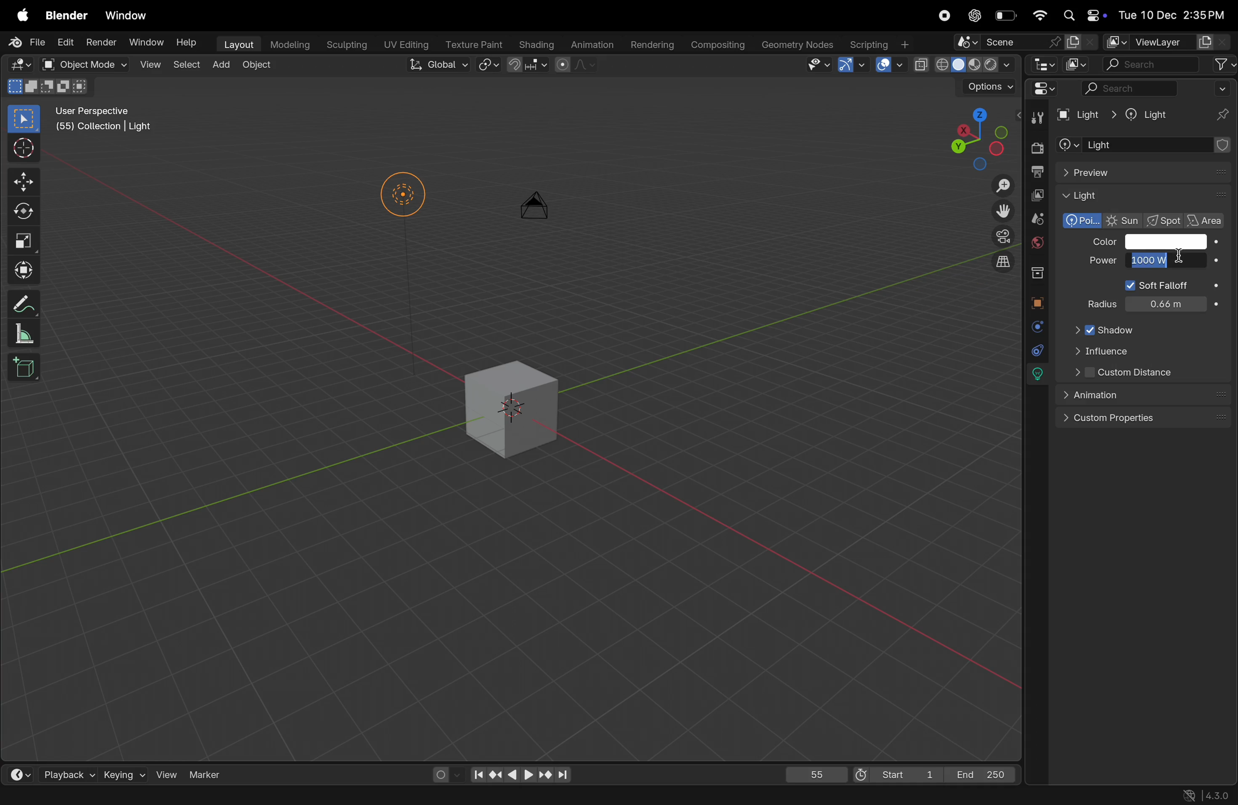 The height and width of the screenshot is (805, 1238). I want to click on End, so click(985, 774).